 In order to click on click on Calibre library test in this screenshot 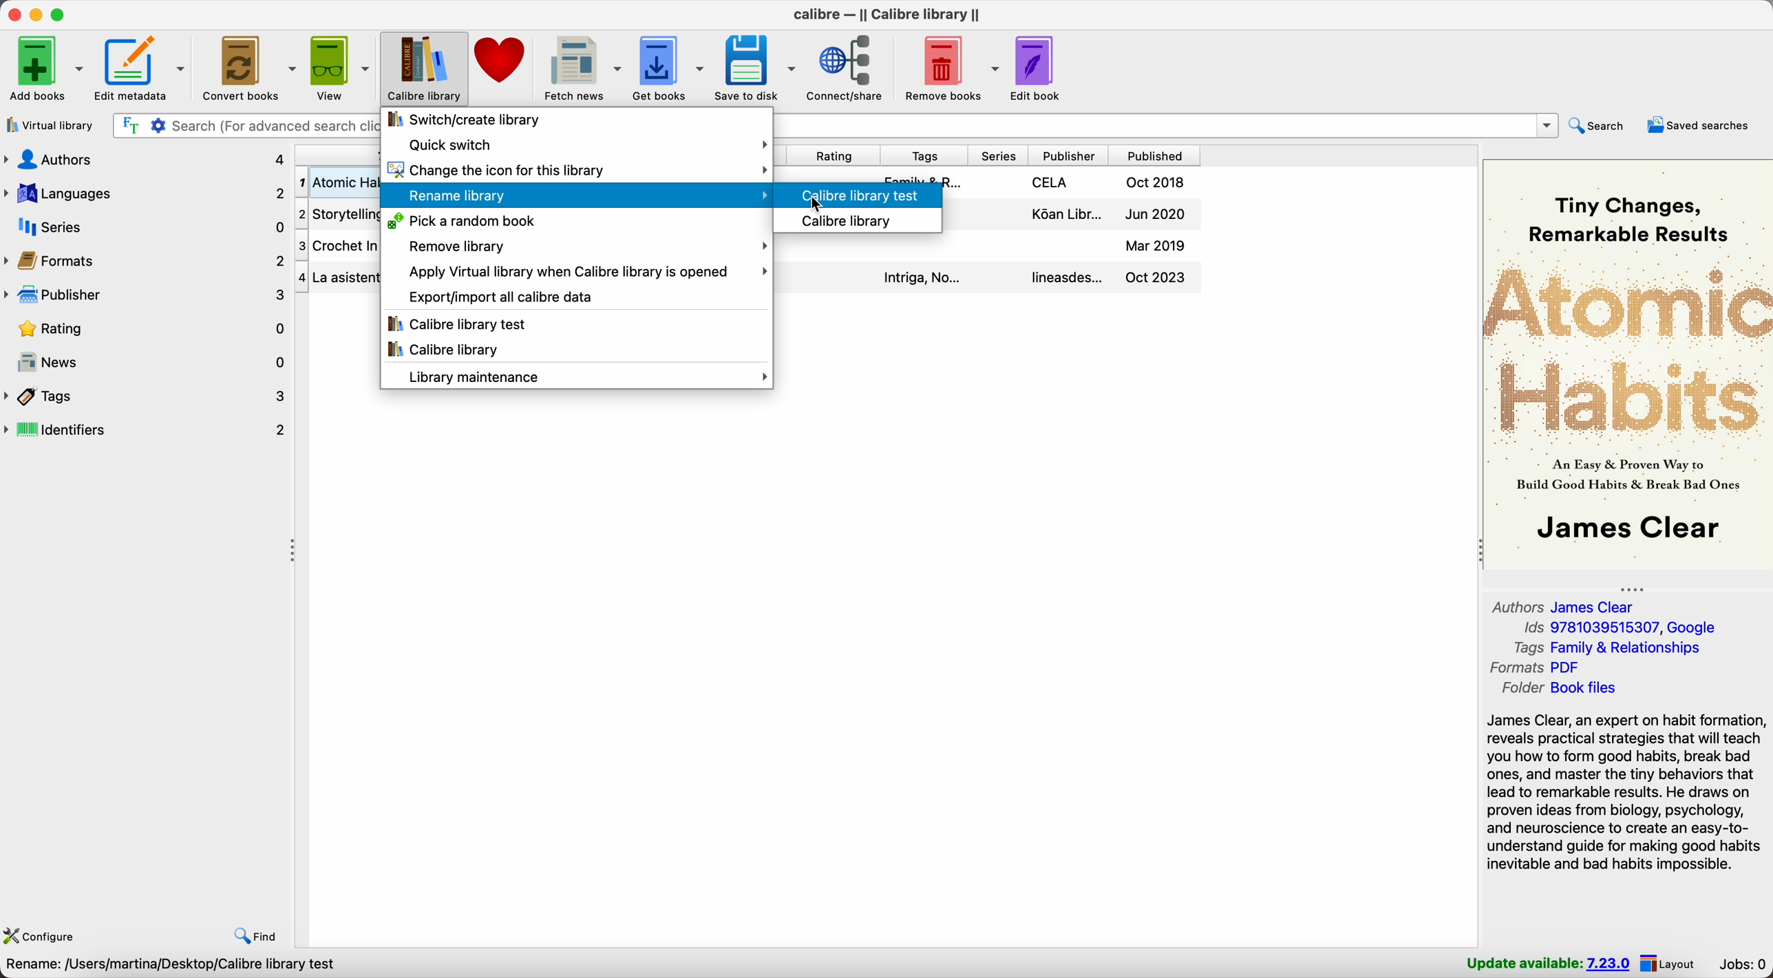, I will do `click(858, 191)`.